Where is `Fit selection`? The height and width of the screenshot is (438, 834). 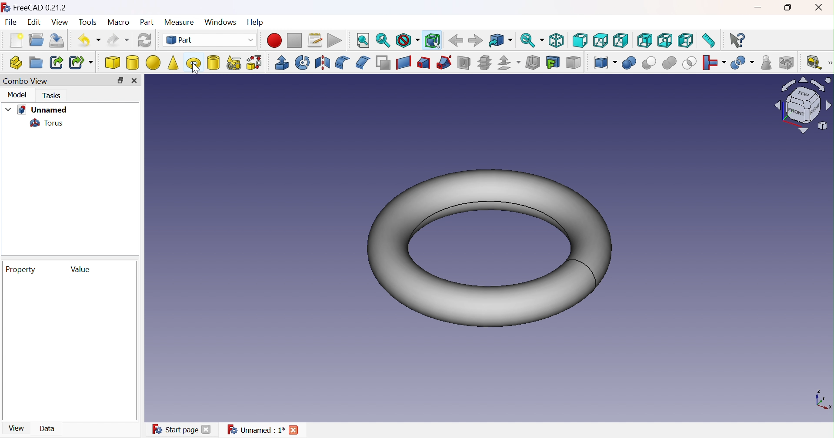 Fit selection is located at coordinates (383, 40).